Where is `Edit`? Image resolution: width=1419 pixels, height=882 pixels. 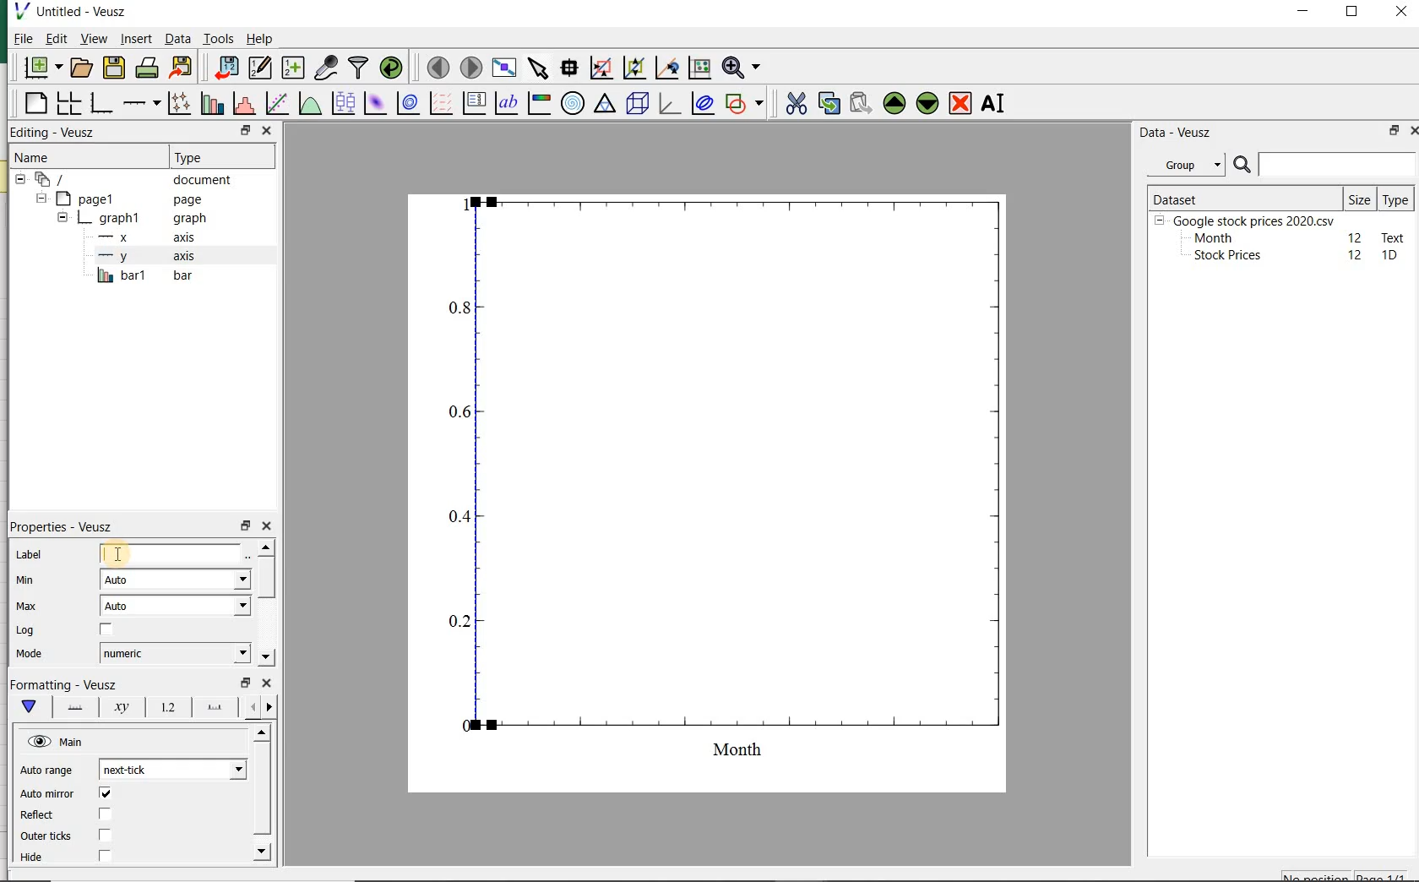
Edit is located at coordinates (55, 38).